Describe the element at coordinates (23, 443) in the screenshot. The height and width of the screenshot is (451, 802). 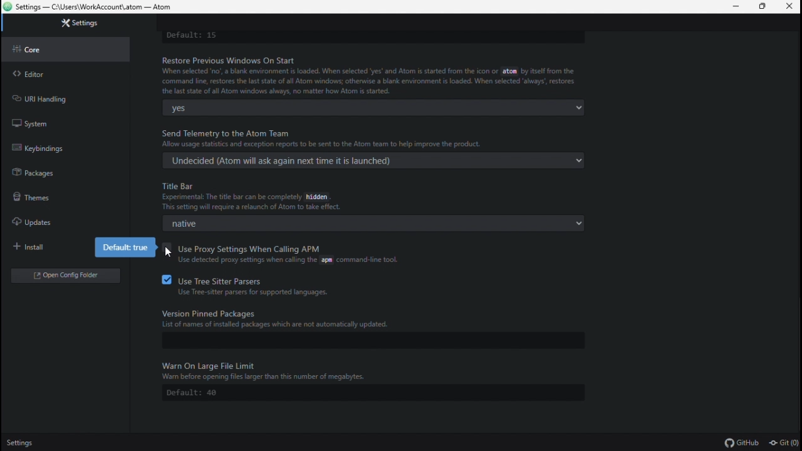
I see `Settings` at that location.